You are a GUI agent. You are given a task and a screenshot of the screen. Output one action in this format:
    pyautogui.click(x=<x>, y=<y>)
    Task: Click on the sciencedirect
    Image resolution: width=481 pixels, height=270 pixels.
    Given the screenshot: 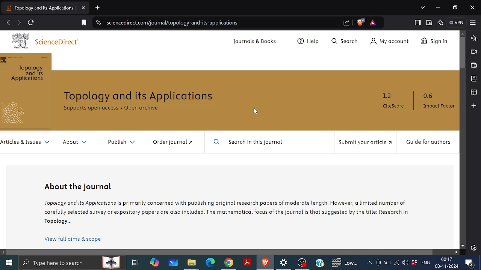 What is the action you would take?
    pyautogui.click(x=42, y=41)
    